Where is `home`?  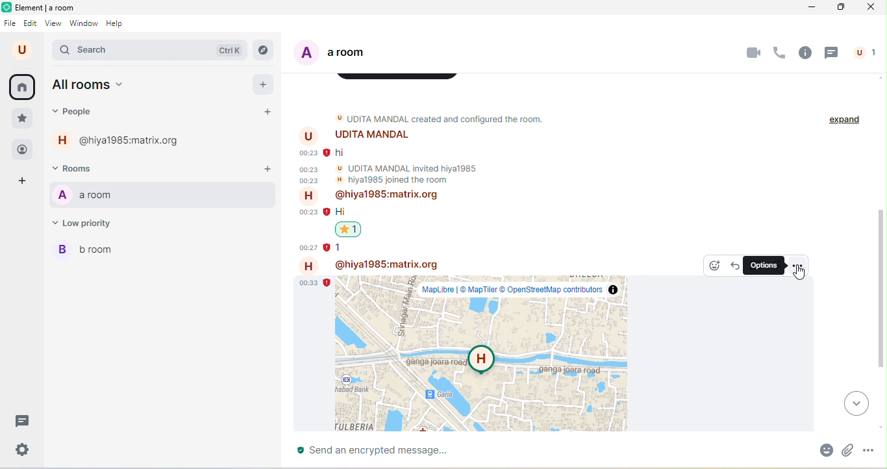
home is located at coordinates (22, 87).